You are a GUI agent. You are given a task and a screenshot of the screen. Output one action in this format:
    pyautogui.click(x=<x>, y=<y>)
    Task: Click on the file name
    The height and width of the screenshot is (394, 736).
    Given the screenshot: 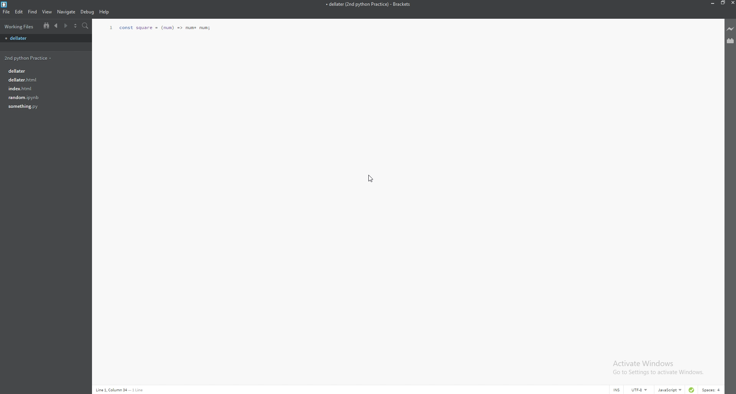 What is the action you would take?
    pyautogui.click(x=368, y=5)
    